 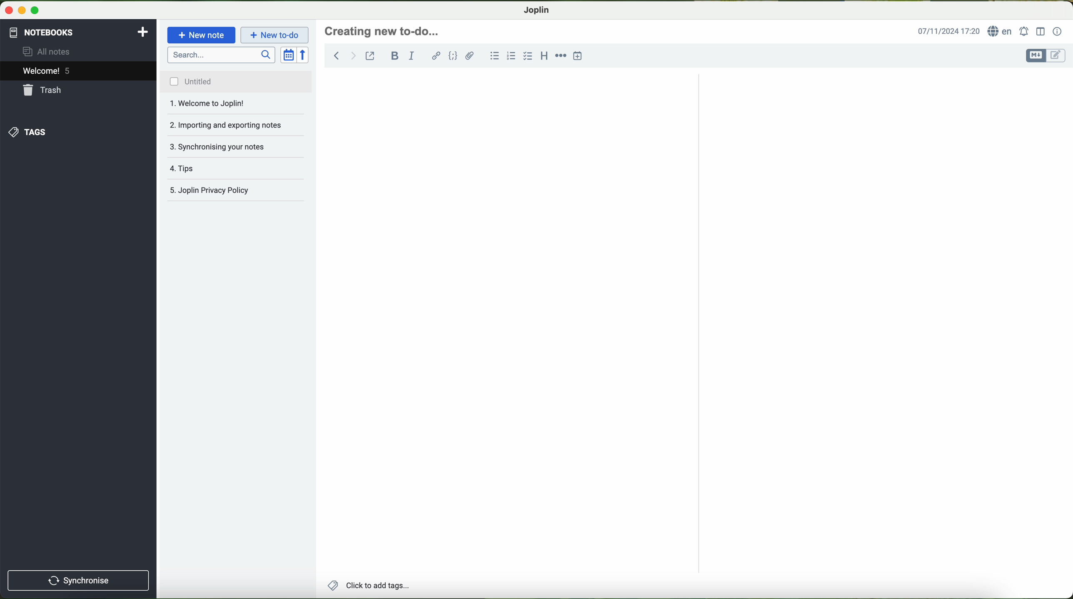 What do you see at coordinates (289, 55) in the screenshot?
I see `toggle sort order field` at bounding box center [289, 55].